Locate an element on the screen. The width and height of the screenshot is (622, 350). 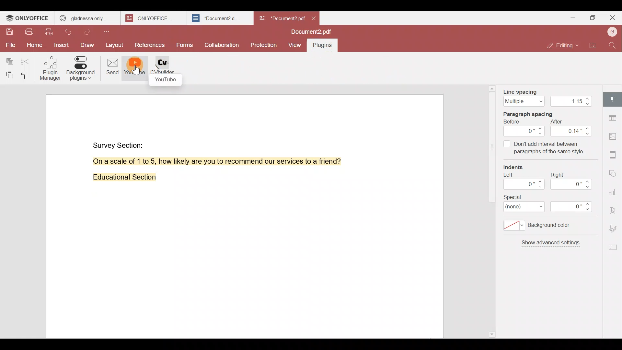
Collaboration is located at coordinates (221, 44).